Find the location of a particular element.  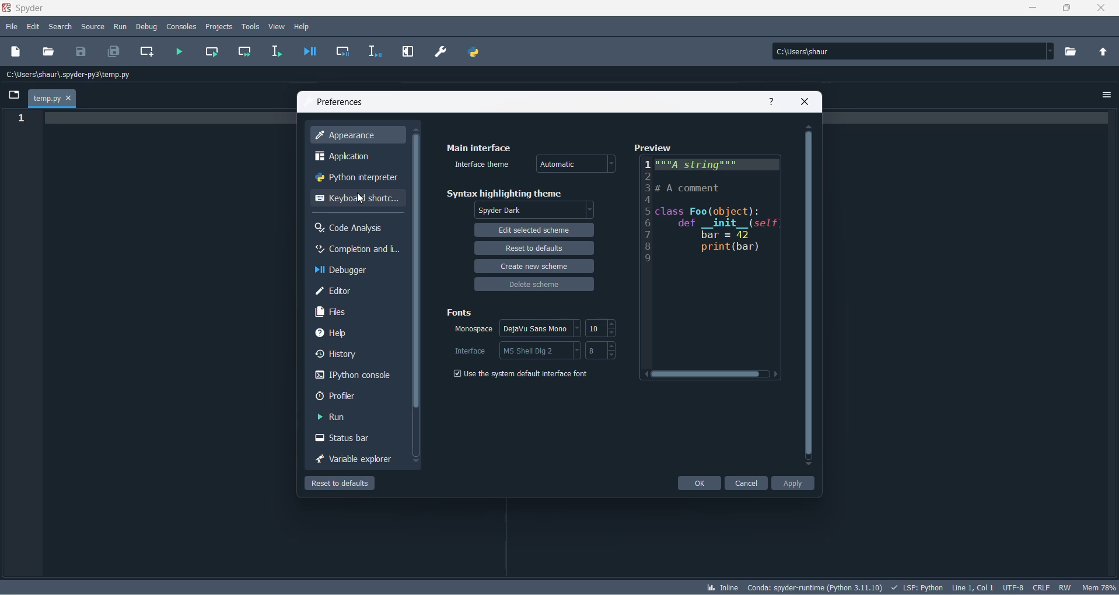

debug is located at coordinates (146, 25).